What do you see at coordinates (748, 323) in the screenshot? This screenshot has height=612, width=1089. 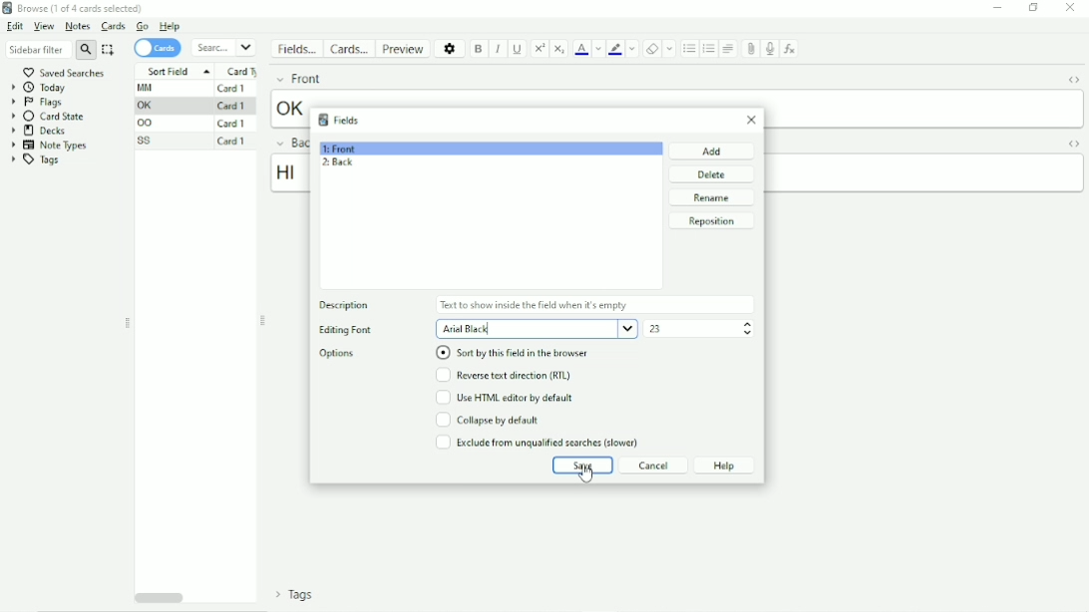 I see `Increment` at bounding box center [748, 323].